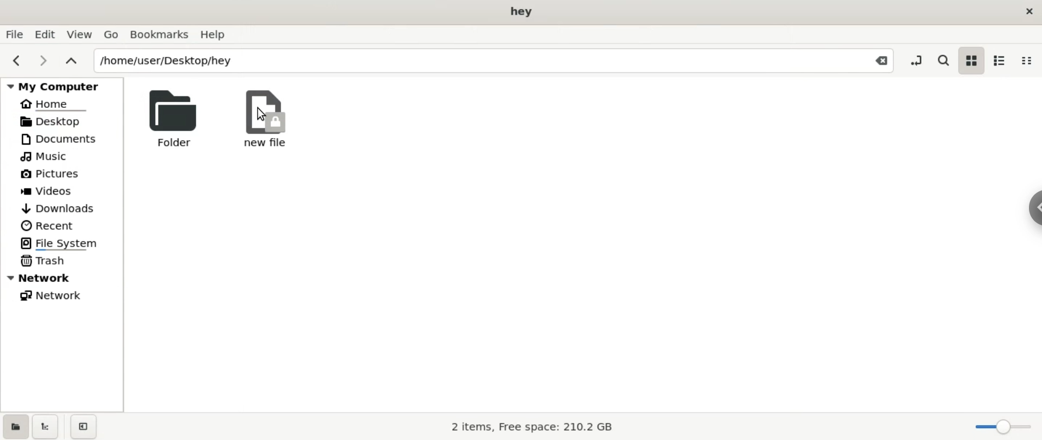  I want to click on next, so click(43, 60).